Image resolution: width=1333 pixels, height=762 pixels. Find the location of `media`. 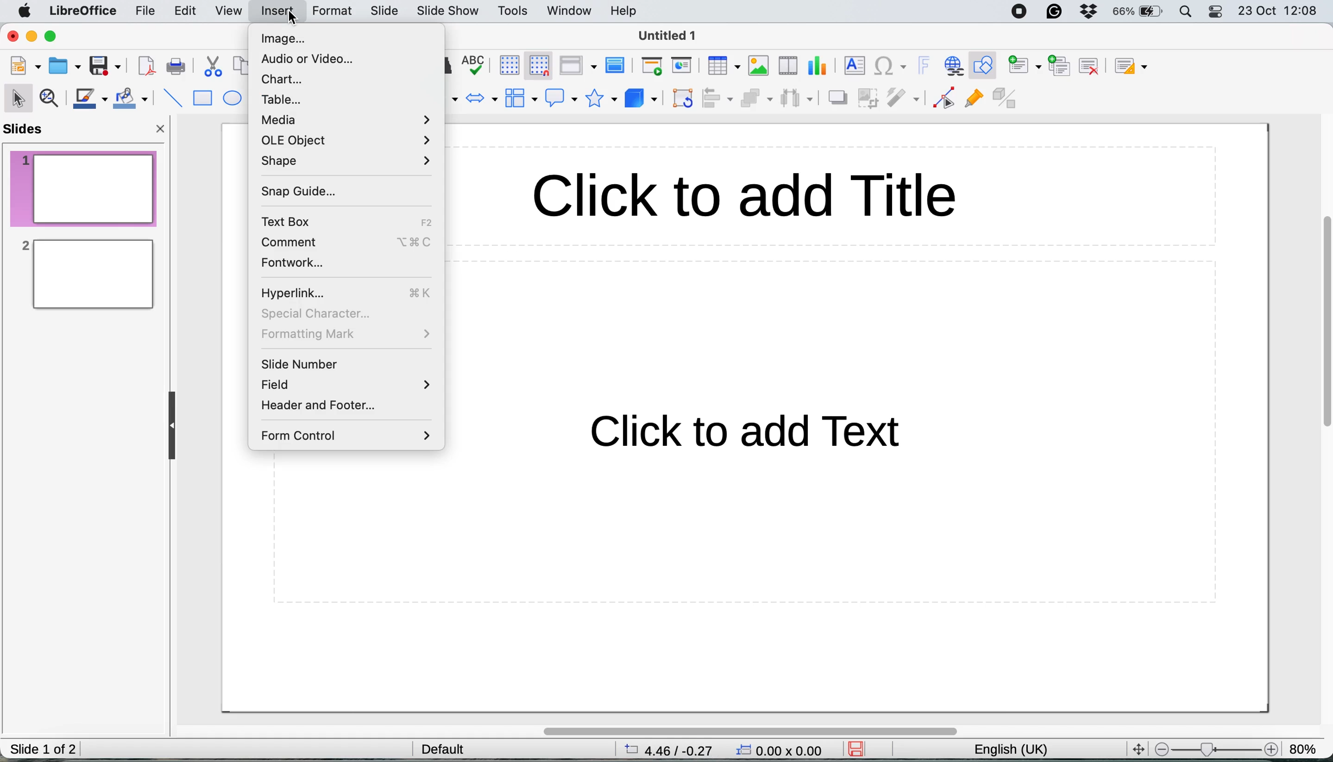

media is located at coordinates (348, 120).